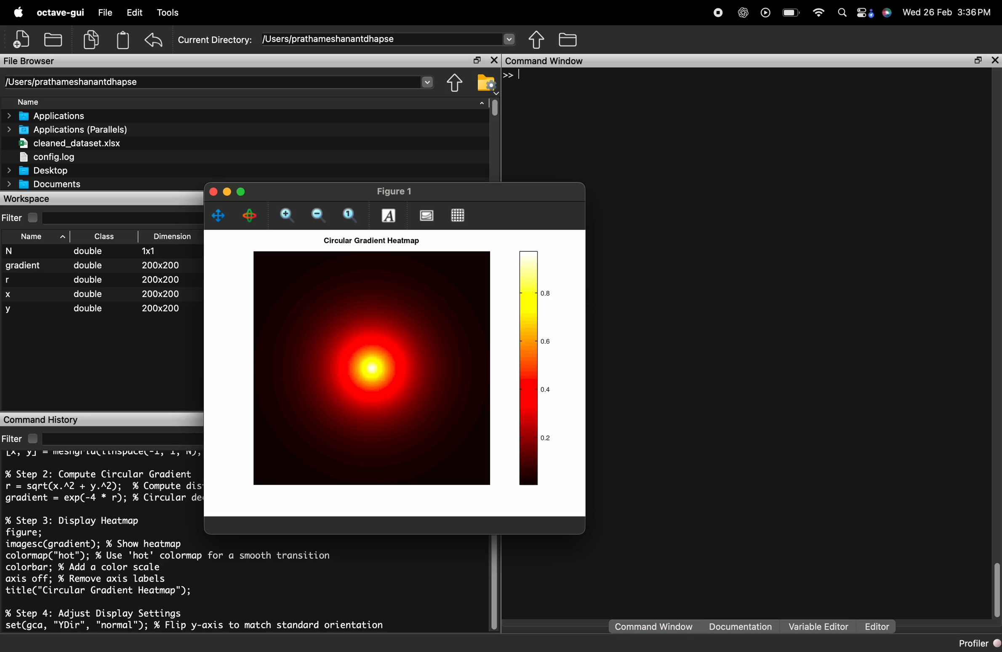 This screenshot has height=652, width=1002. Describe the element at coordinates (246, 215) in the screenshot. I see `rotate` at that location.